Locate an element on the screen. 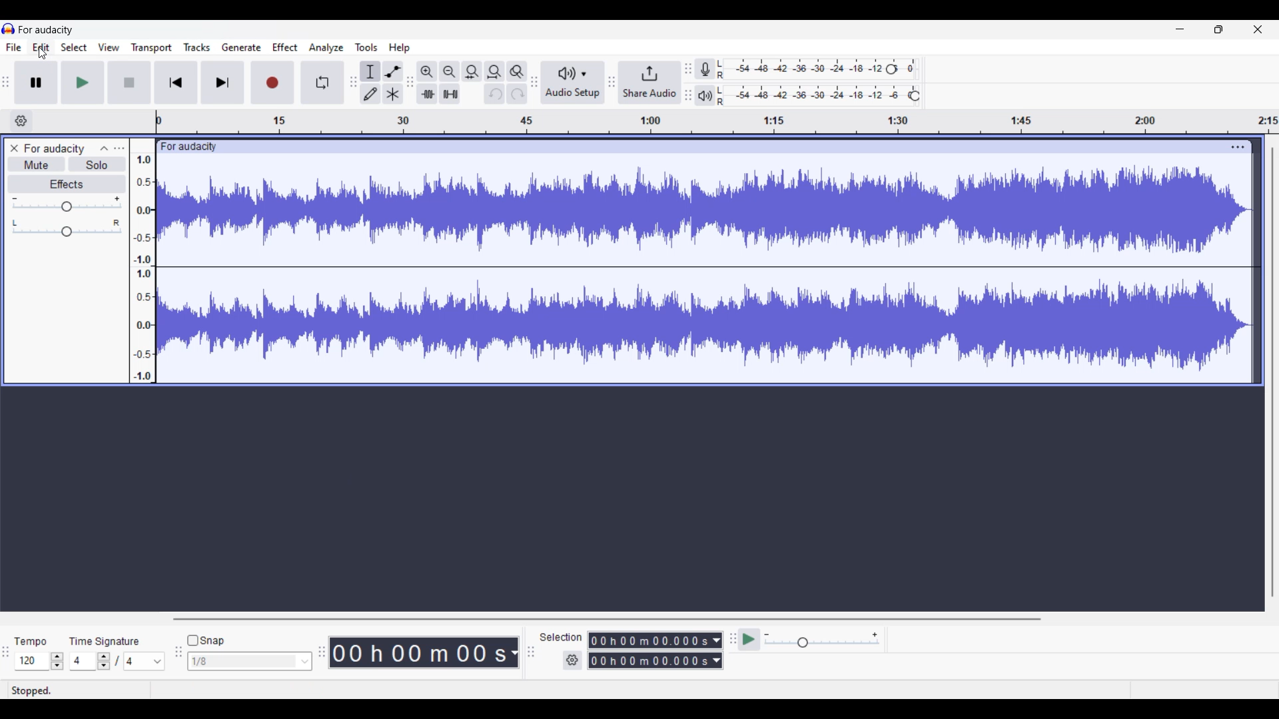 The height and width of the screenshot is (719, 1279). Header to change pan is located at coordinates (67, 232).